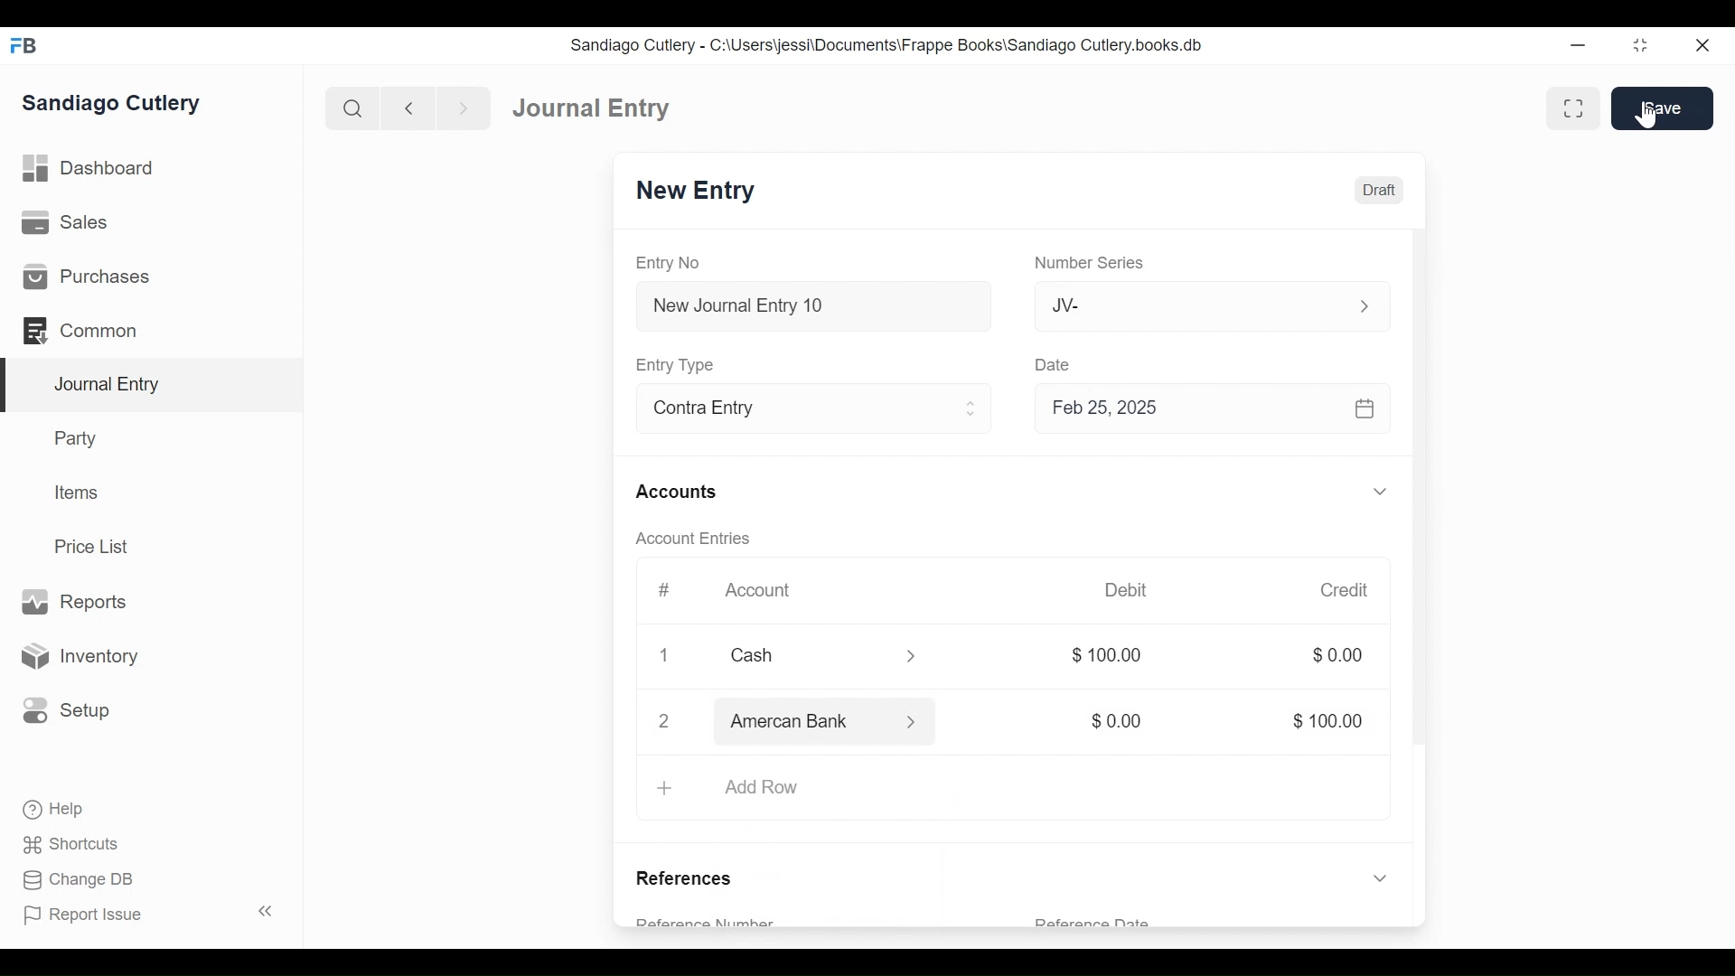 The image size is (1735, 976). Describe the element at coordinates (72, 879) in the screenshot. I see `Change DB` at that location.